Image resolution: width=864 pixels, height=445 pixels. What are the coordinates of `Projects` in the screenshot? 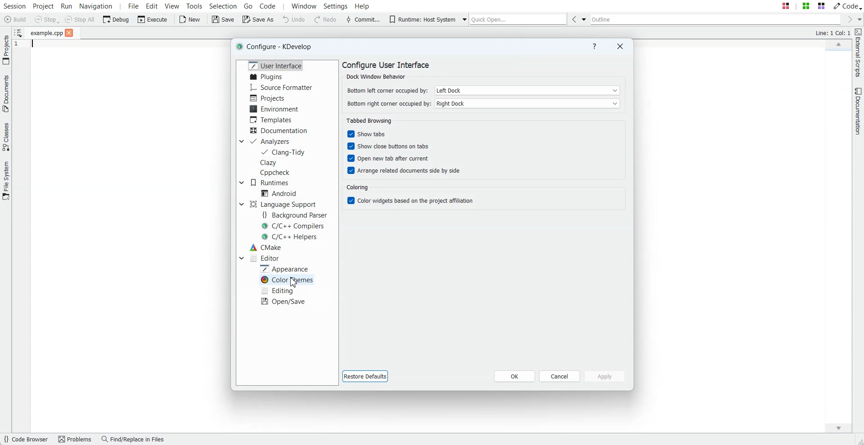 It's located at (267, 98).